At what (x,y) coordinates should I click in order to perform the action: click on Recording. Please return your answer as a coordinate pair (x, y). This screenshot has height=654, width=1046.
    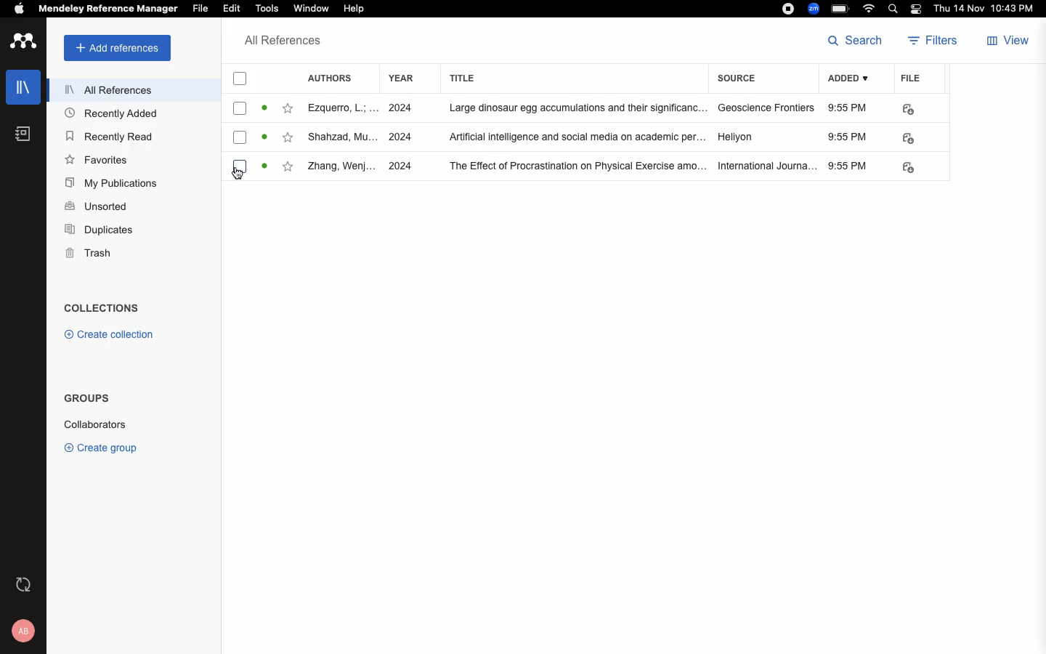
    Looking at the image, I should click on (789, 7).